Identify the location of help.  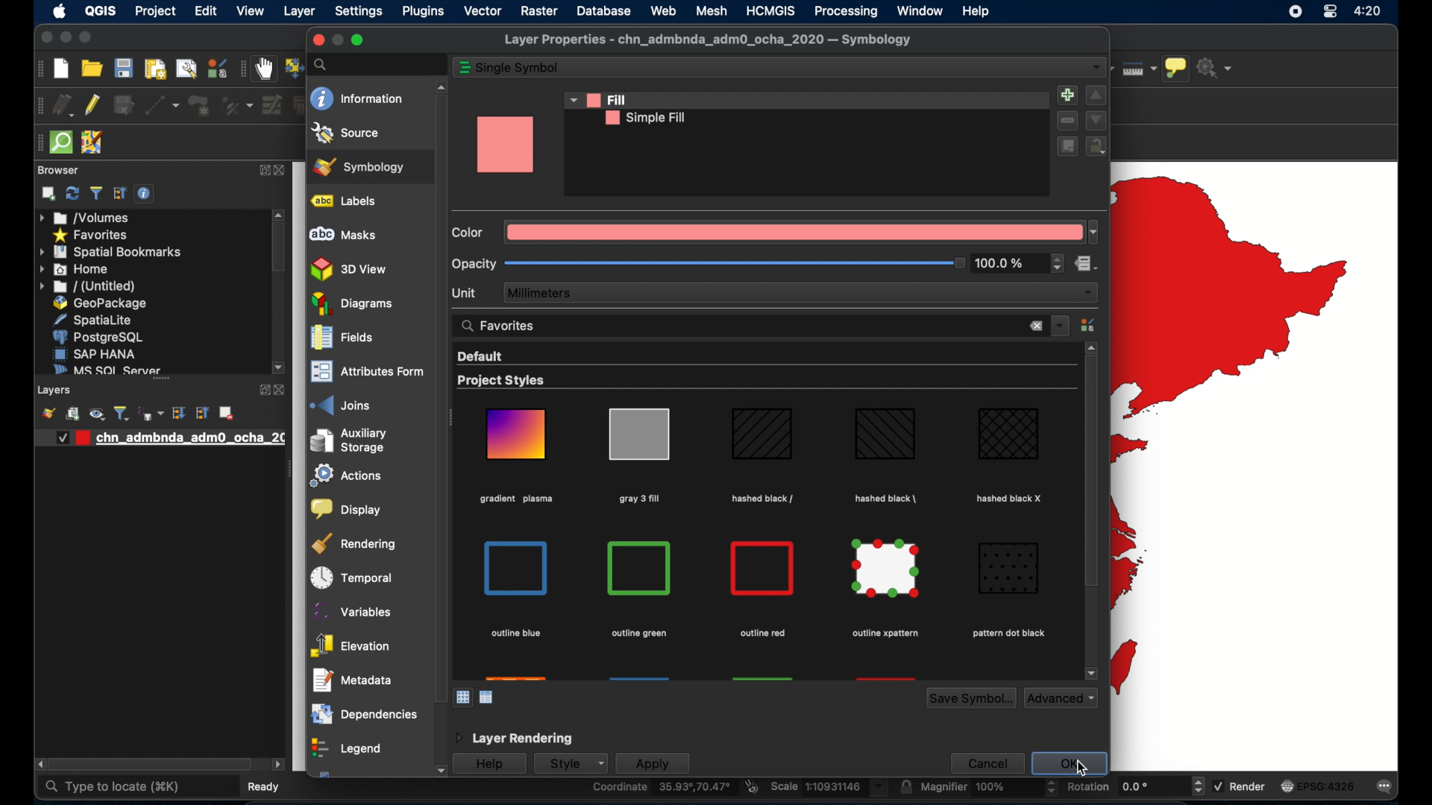
(978, 11).